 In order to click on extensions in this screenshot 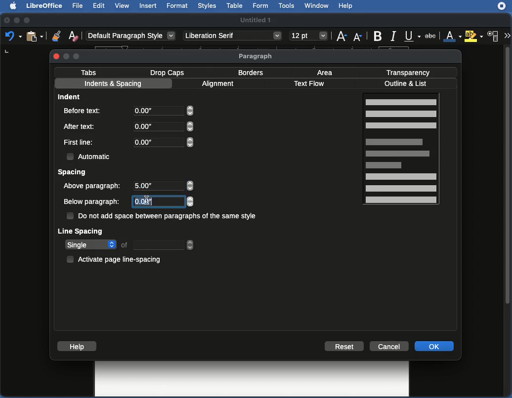, I will do `click(503, 10)`.